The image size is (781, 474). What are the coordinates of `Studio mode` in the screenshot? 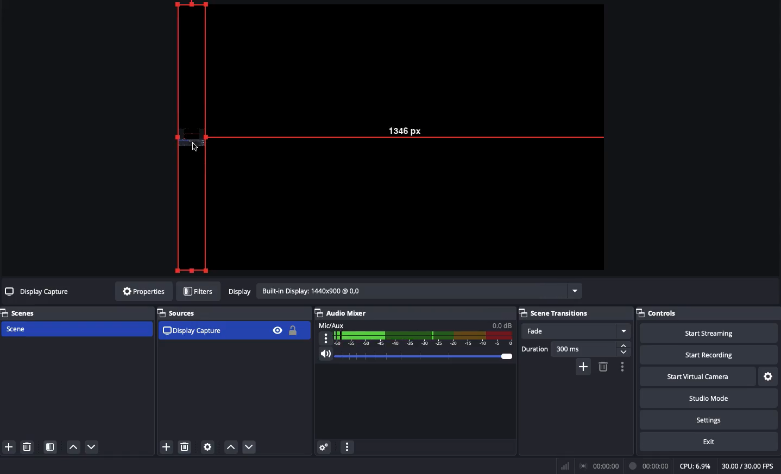 It's located at (708, 397).